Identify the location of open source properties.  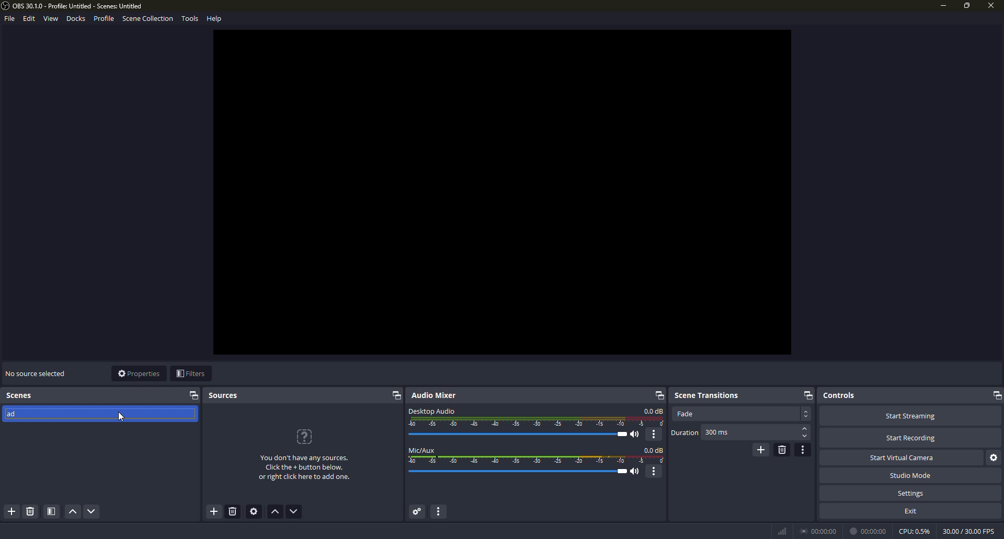
(256, 512).